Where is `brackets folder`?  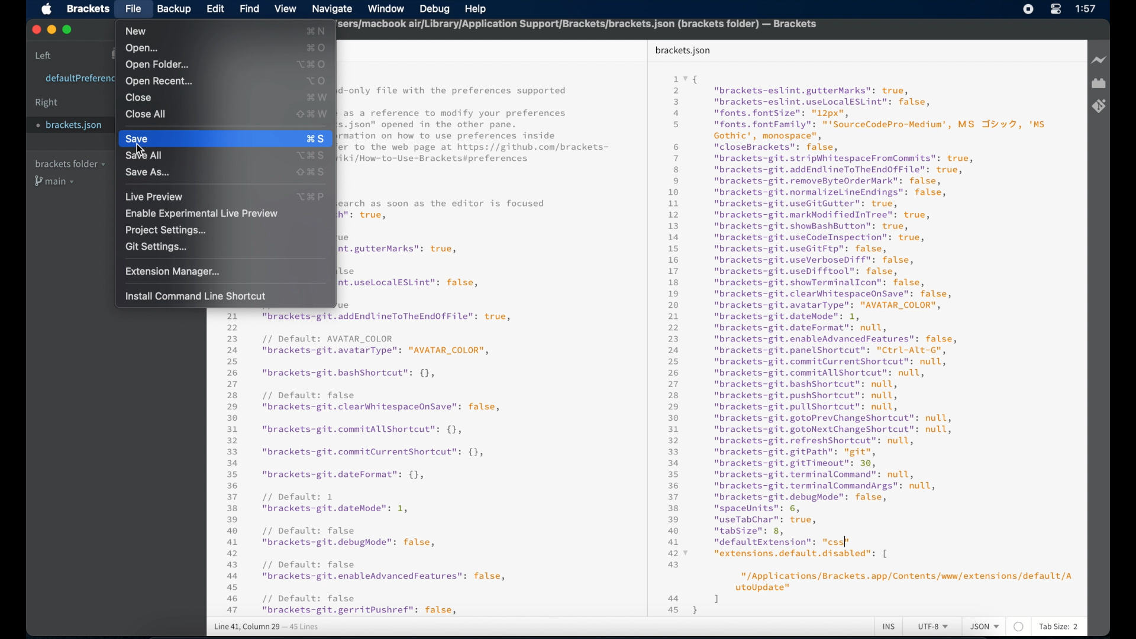
brackets folder is located at coordinates (70, 163).